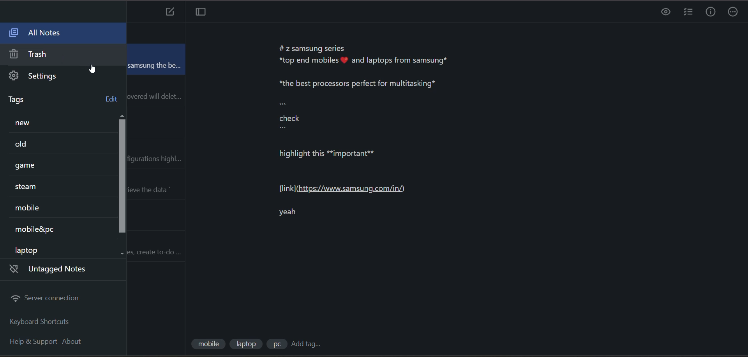 The width and height of the screenshot is (748, 357). I want to click on actions, so click(736, 12).